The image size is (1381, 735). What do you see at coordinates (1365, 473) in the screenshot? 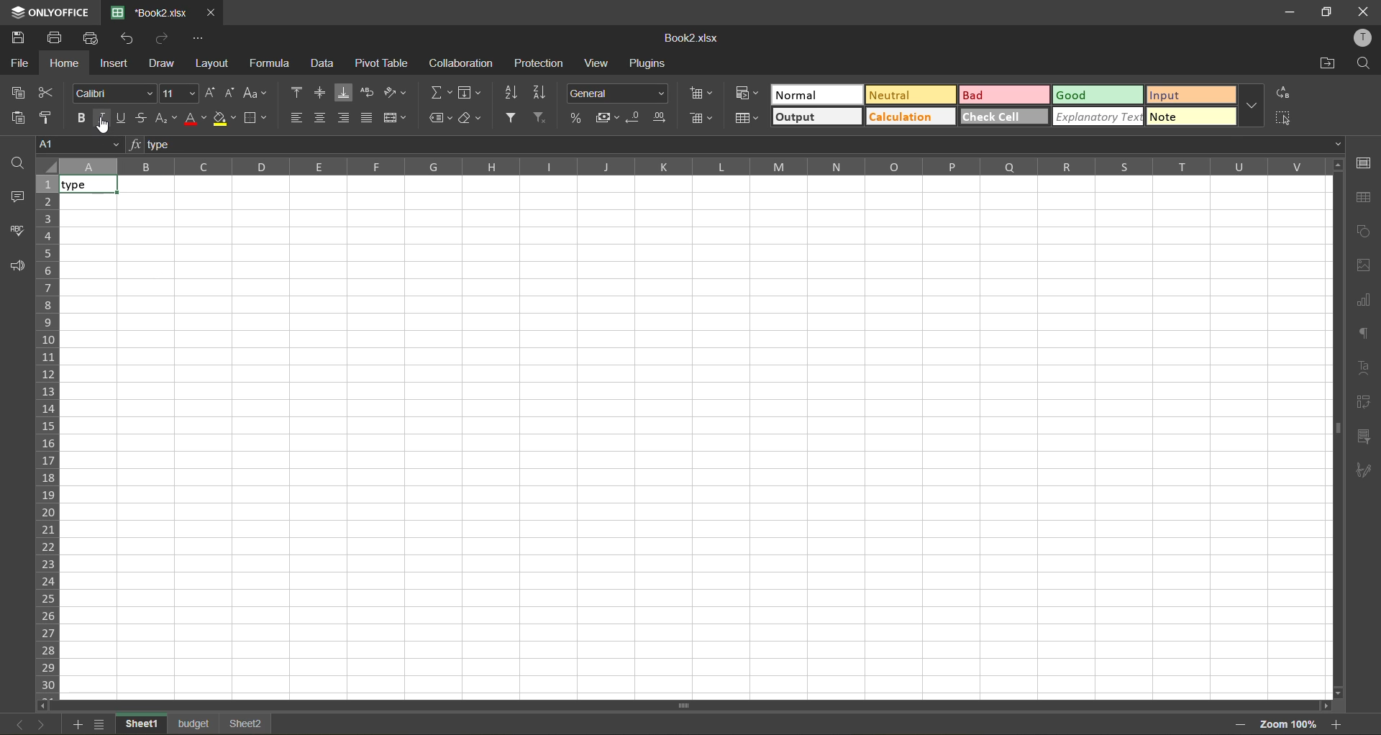
I see `signature` at bounding box center [1365, 473].